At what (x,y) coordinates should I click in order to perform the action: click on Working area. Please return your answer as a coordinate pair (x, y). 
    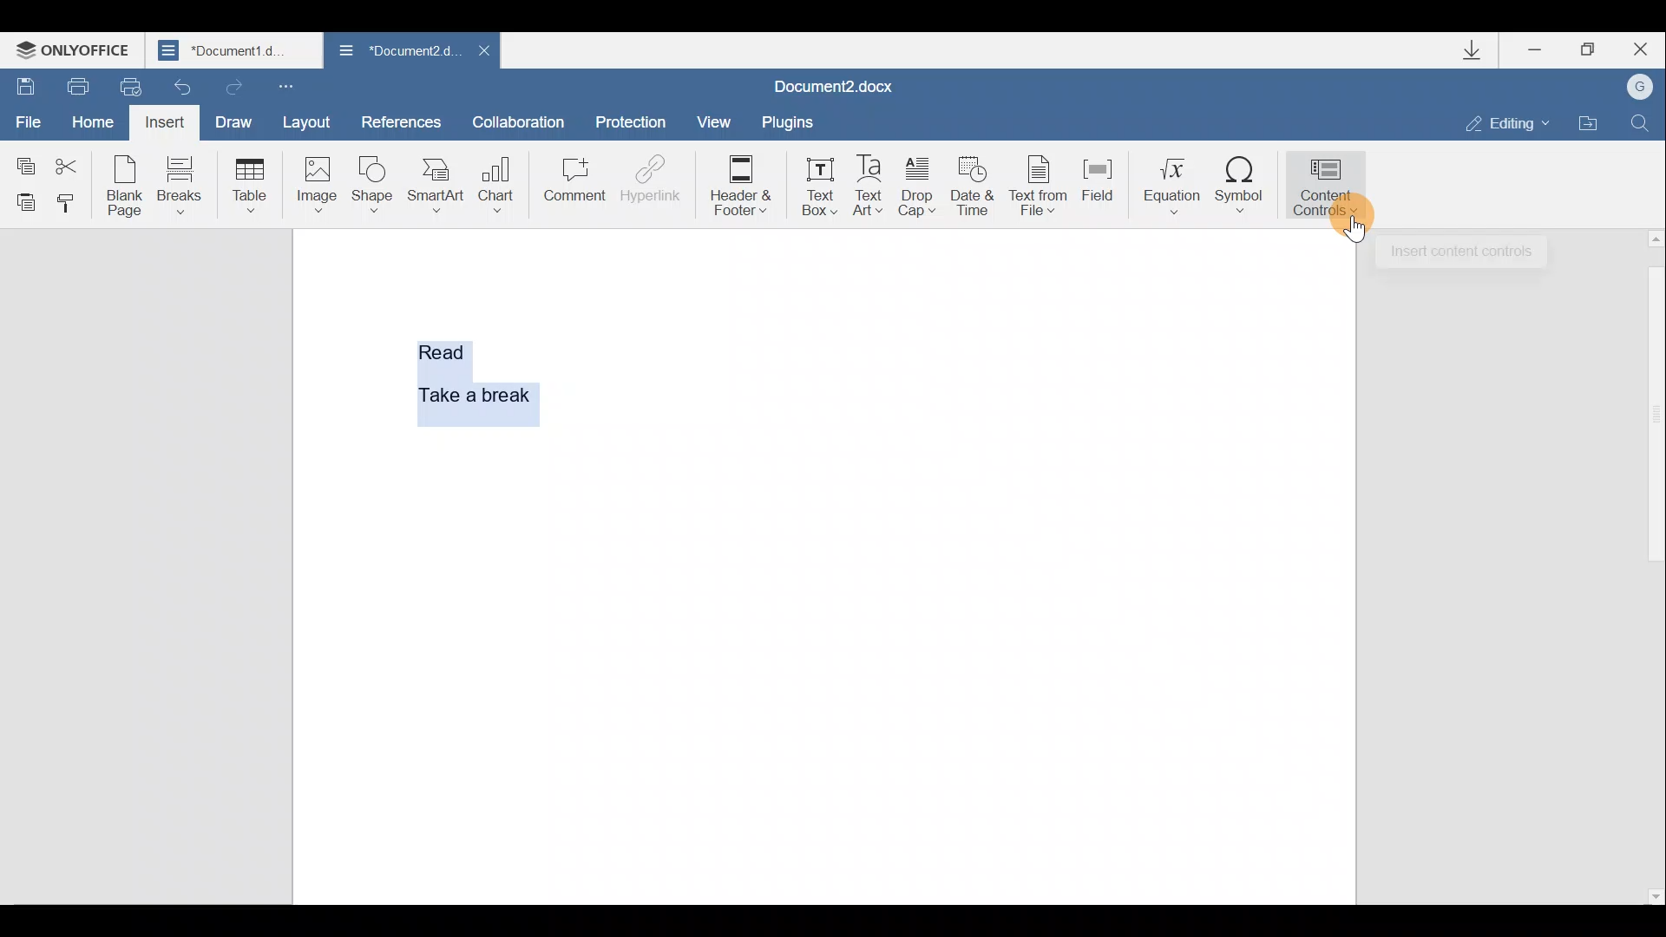
    Looking at the image, I should click on (954, 564).